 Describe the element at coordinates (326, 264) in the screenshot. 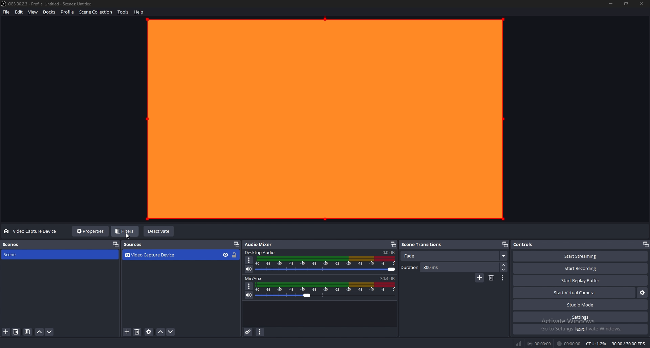

I see `volume adjust` at that location.